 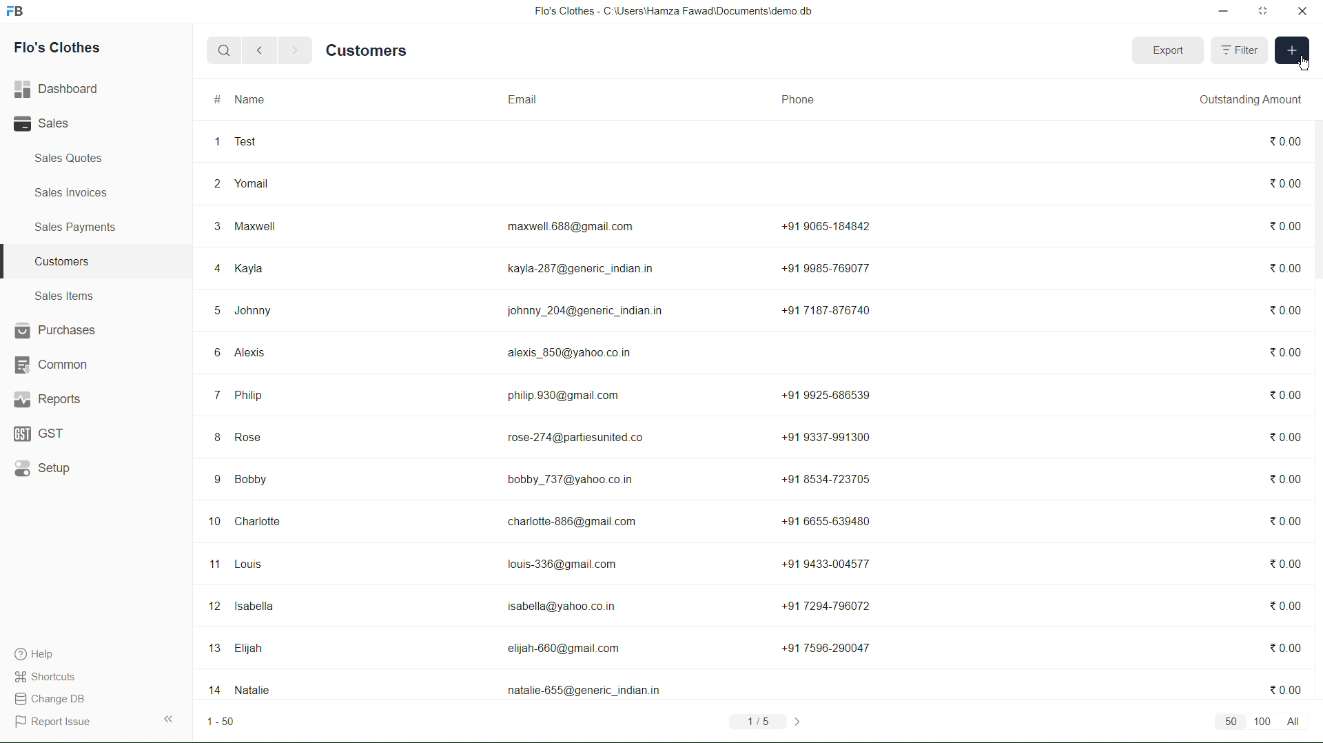 What do you see at coordinates (252, 480) in the screenshot?
I see `Bobby` at bounding box center [252, 480].